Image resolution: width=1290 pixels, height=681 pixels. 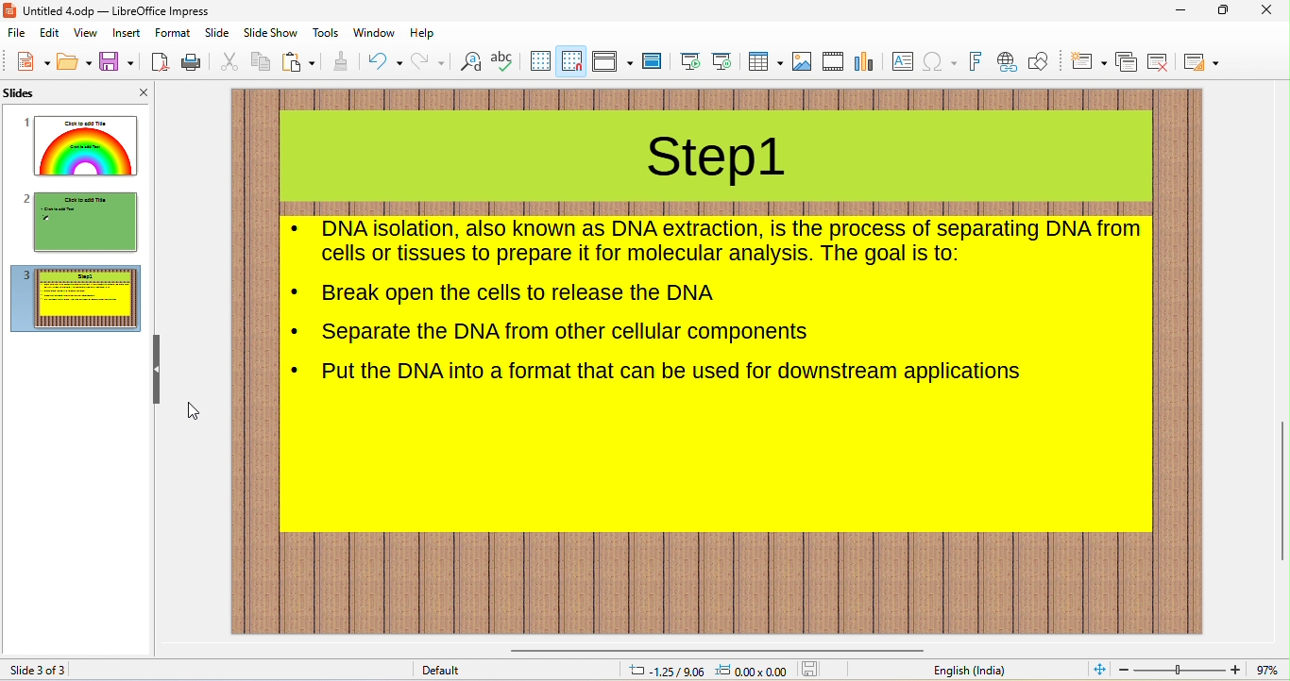 What do you see at coordinates (135, 91) in the screenshot?
I see `close` at bounding box center [135, 91].